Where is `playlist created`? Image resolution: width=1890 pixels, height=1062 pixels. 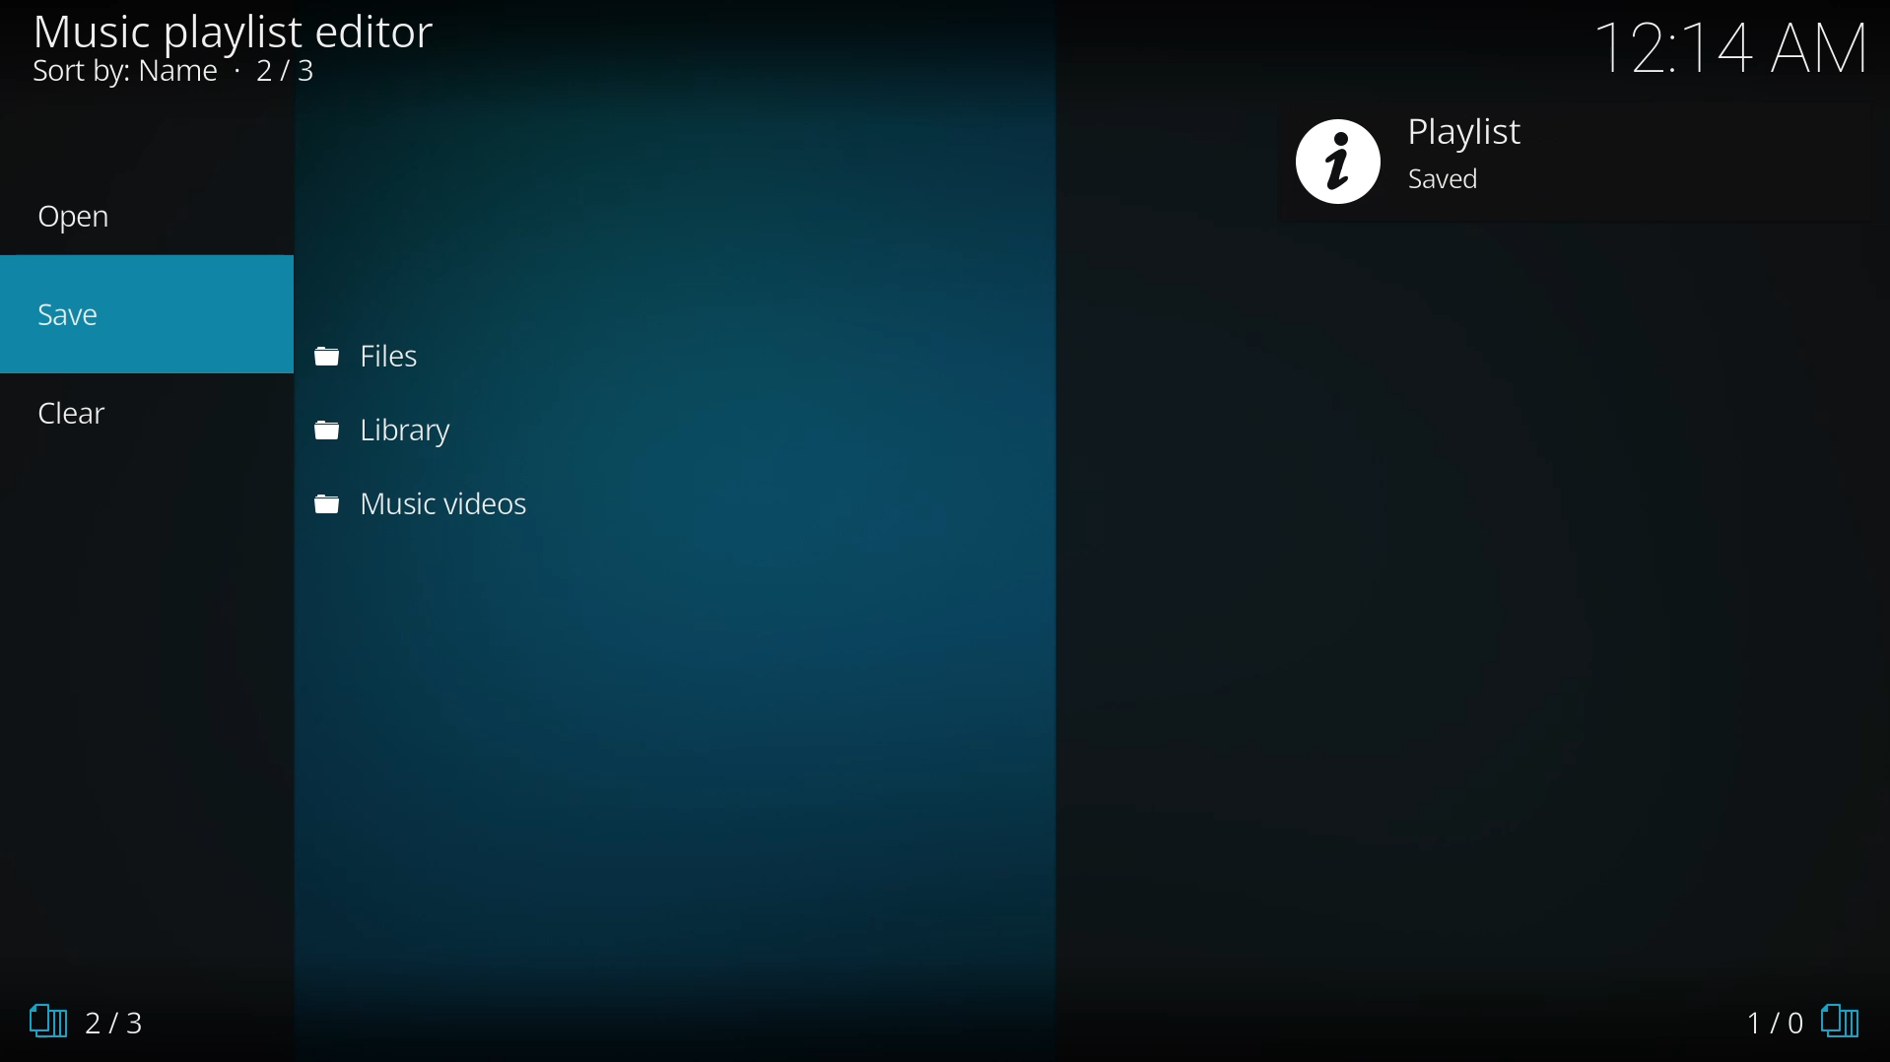
playlist created is located at coordinates (1451, 160).